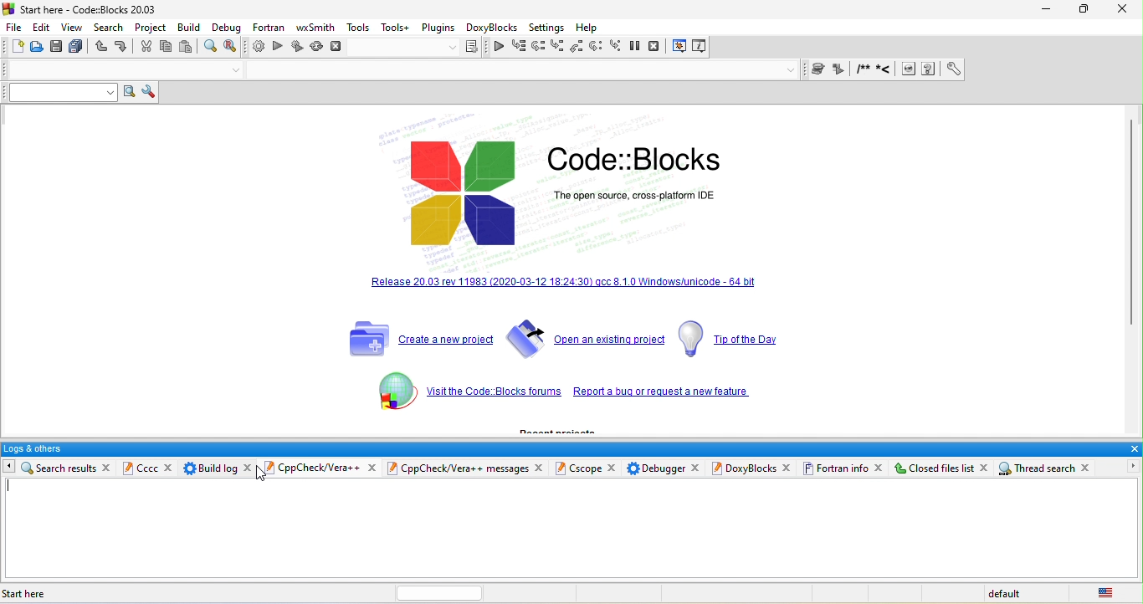 The width and height of the screenshot is (1143, 604). I want to click on text to search, so click(57, 92).